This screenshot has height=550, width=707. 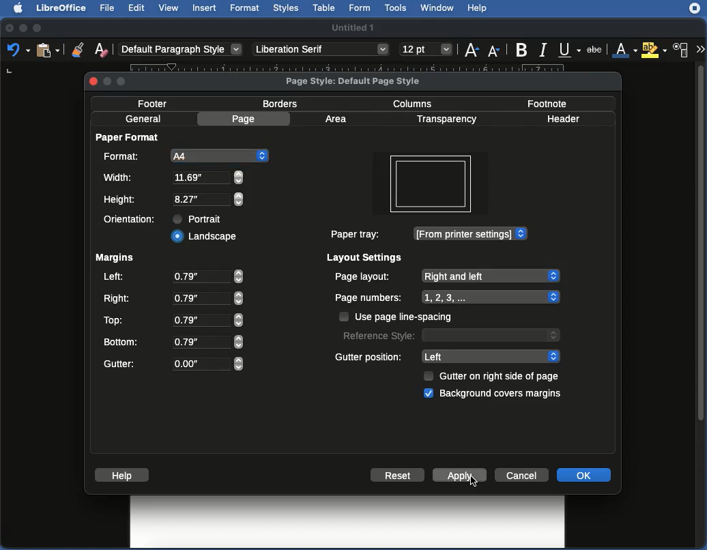 I want to click on Clone formatting, so click(x=77, y=49).